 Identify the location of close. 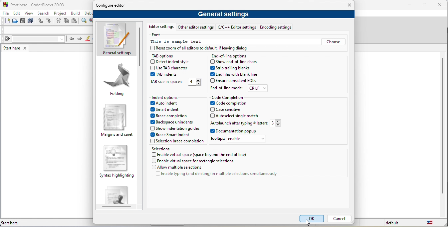
(25, 48).